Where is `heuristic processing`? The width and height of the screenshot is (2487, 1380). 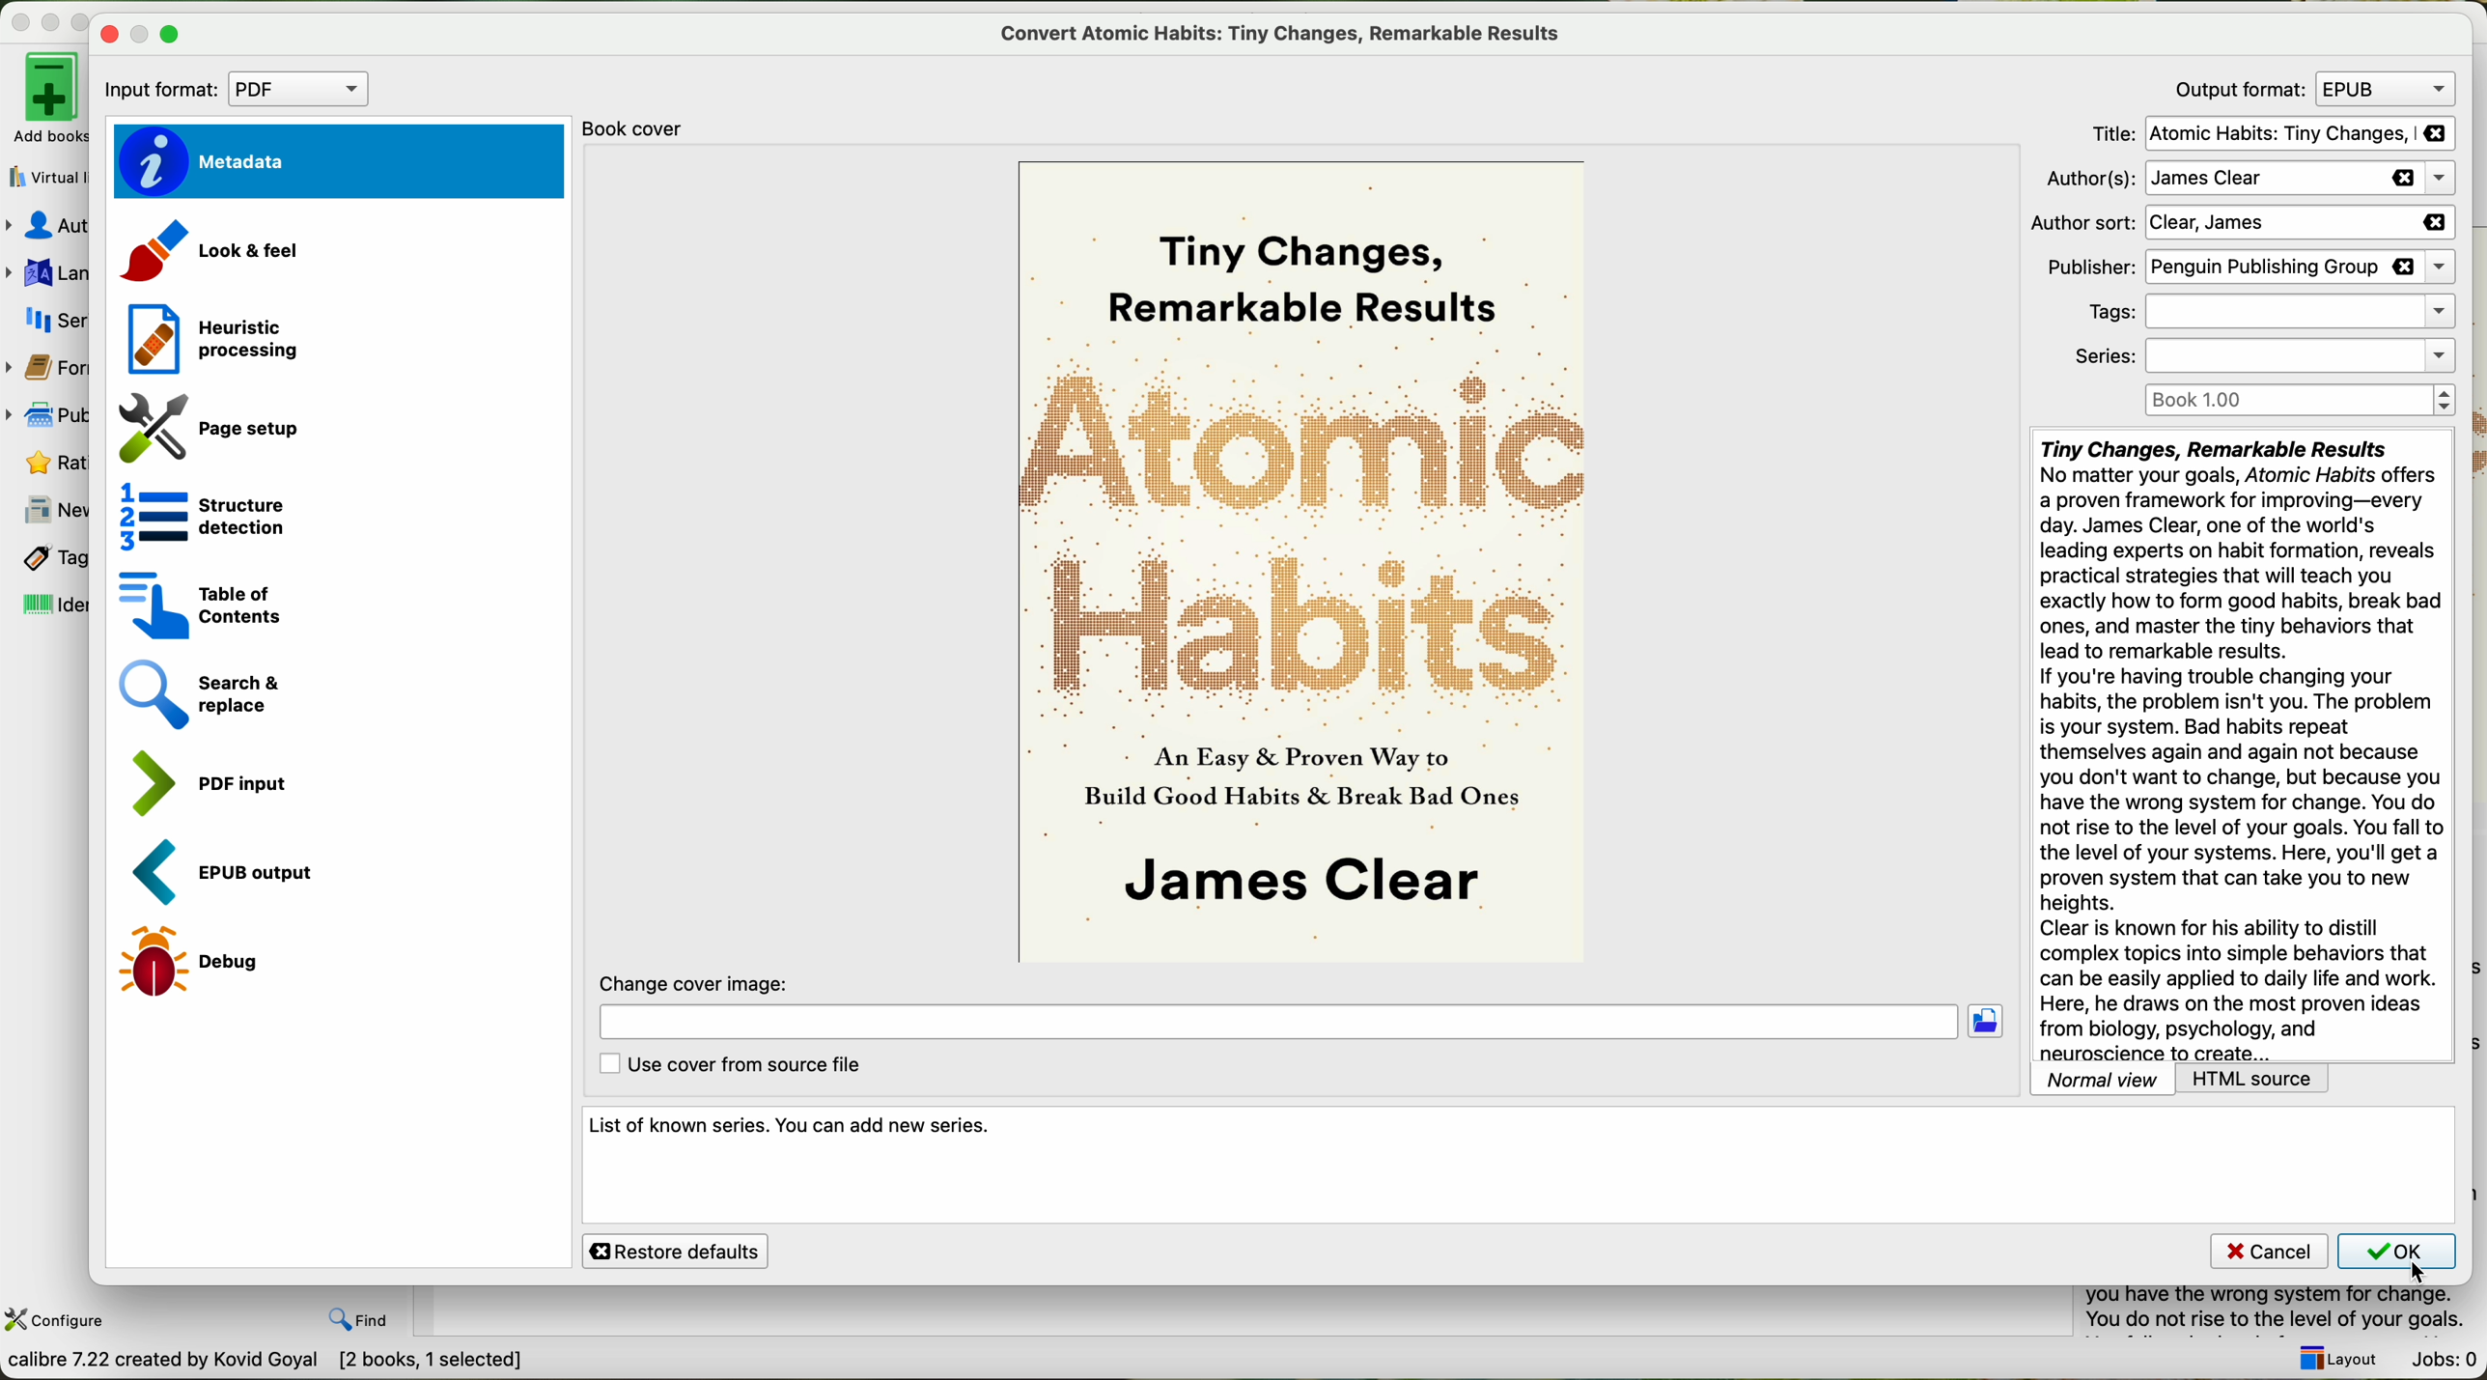
heuristic processing is located at coordinates (205, 335).